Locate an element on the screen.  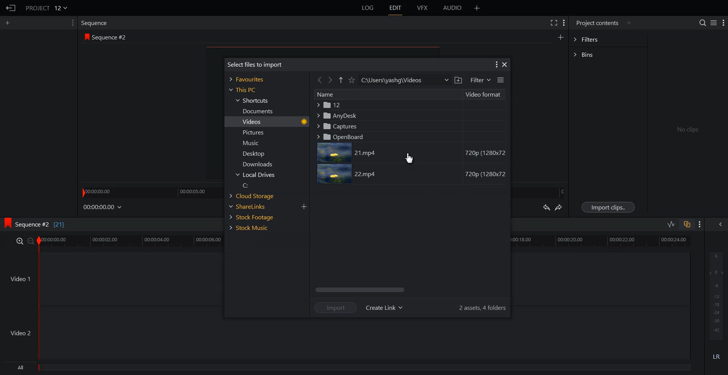
00:00:00.00 is located at coordinates (103, 207).